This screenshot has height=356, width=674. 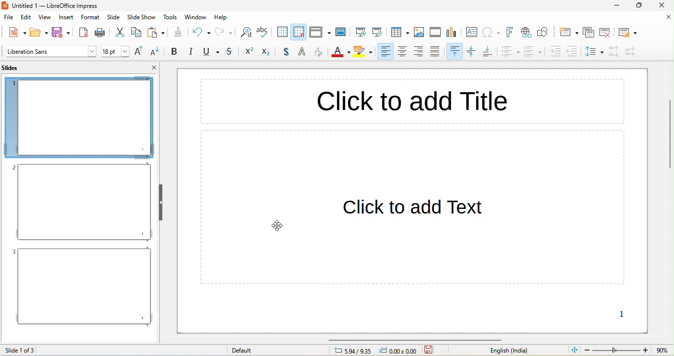 What do you see at coordinates (473, 52) in the screenshot?
I see `center vertically` at bounding box center [473, 52].